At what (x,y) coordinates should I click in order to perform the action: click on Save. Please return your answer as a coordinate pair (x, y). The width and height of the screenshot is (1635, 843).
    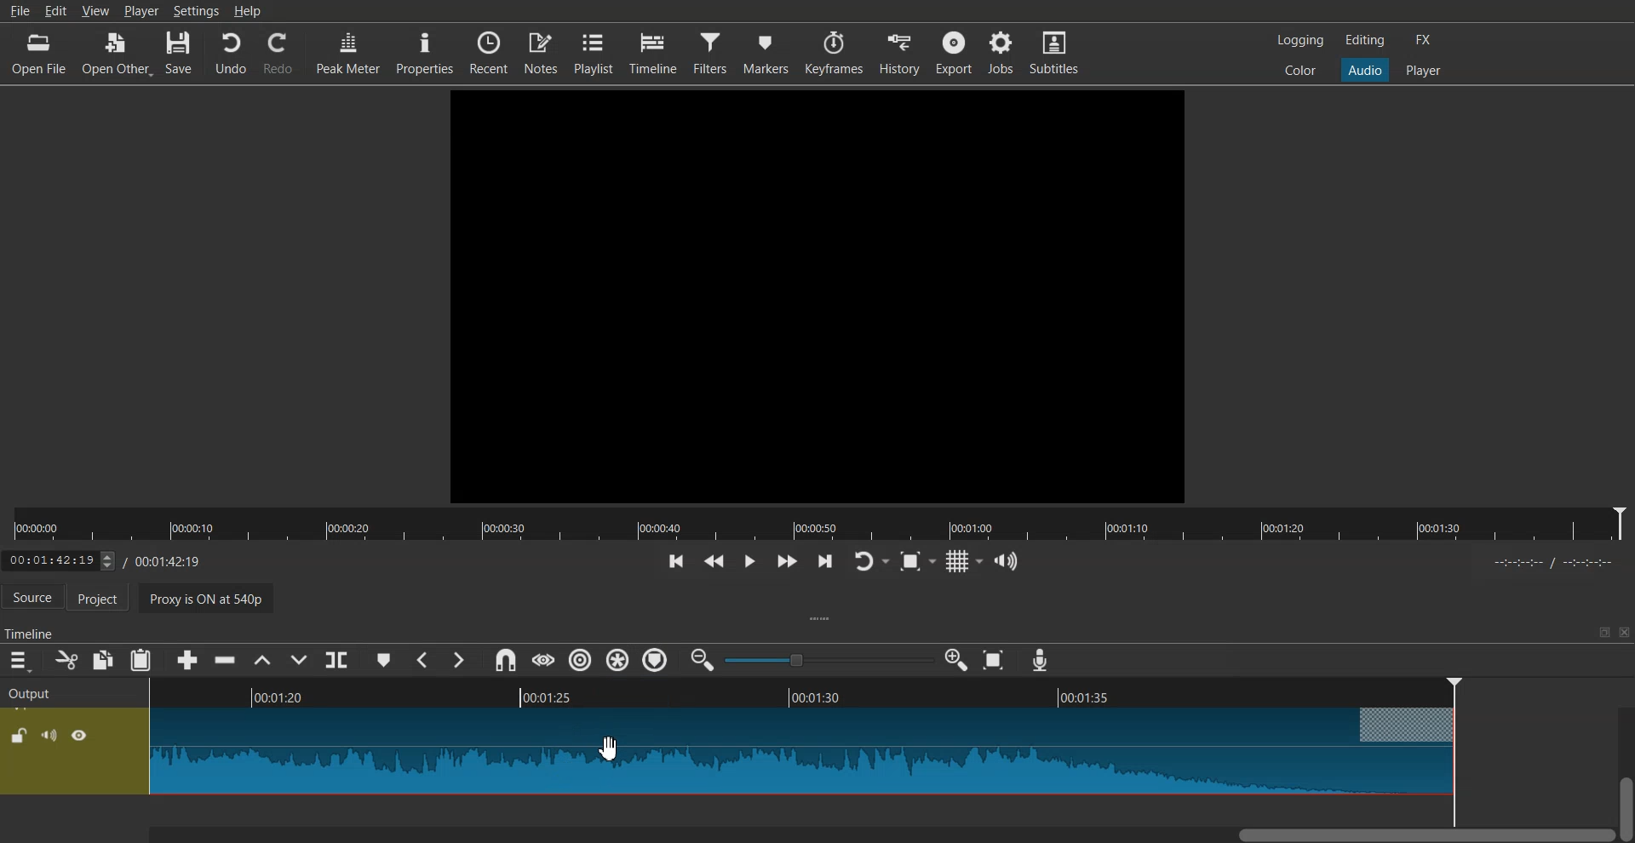
    Looking at the image, I should click on (181, 53).